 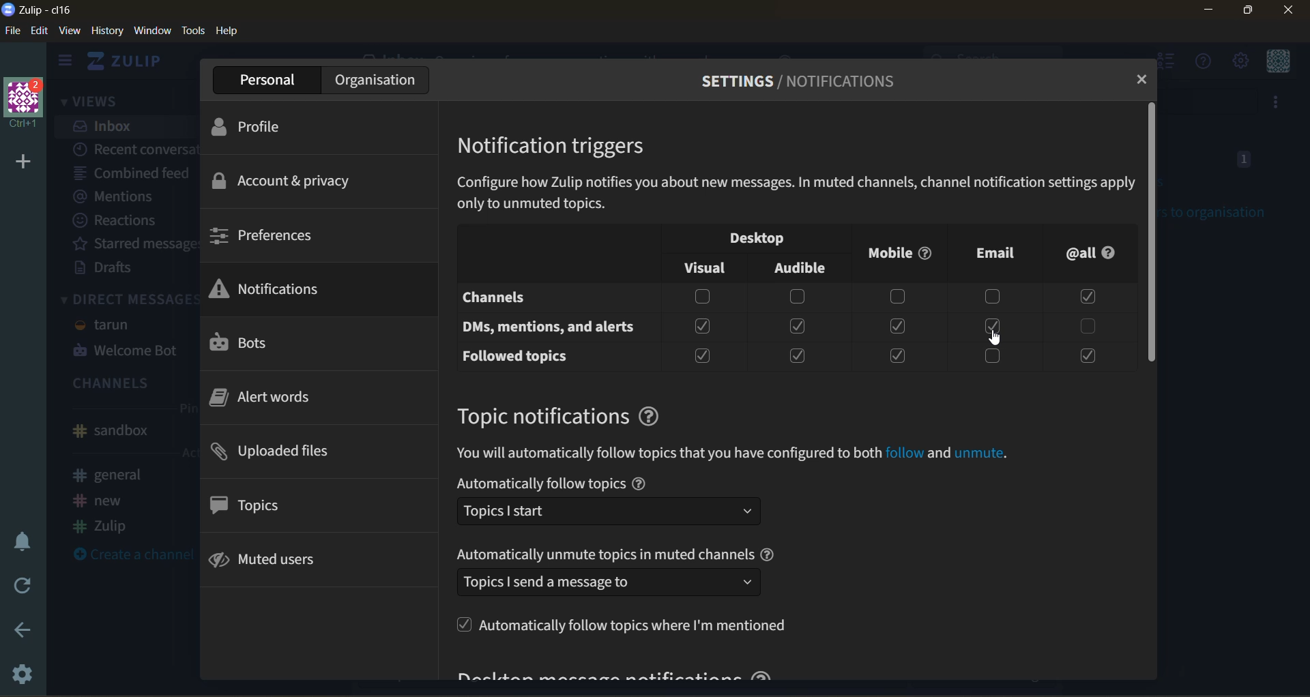 What do you see at coordinates (1281, 62) in the screenshot?
I see `personal menu` at bounding box center [1281, 62].